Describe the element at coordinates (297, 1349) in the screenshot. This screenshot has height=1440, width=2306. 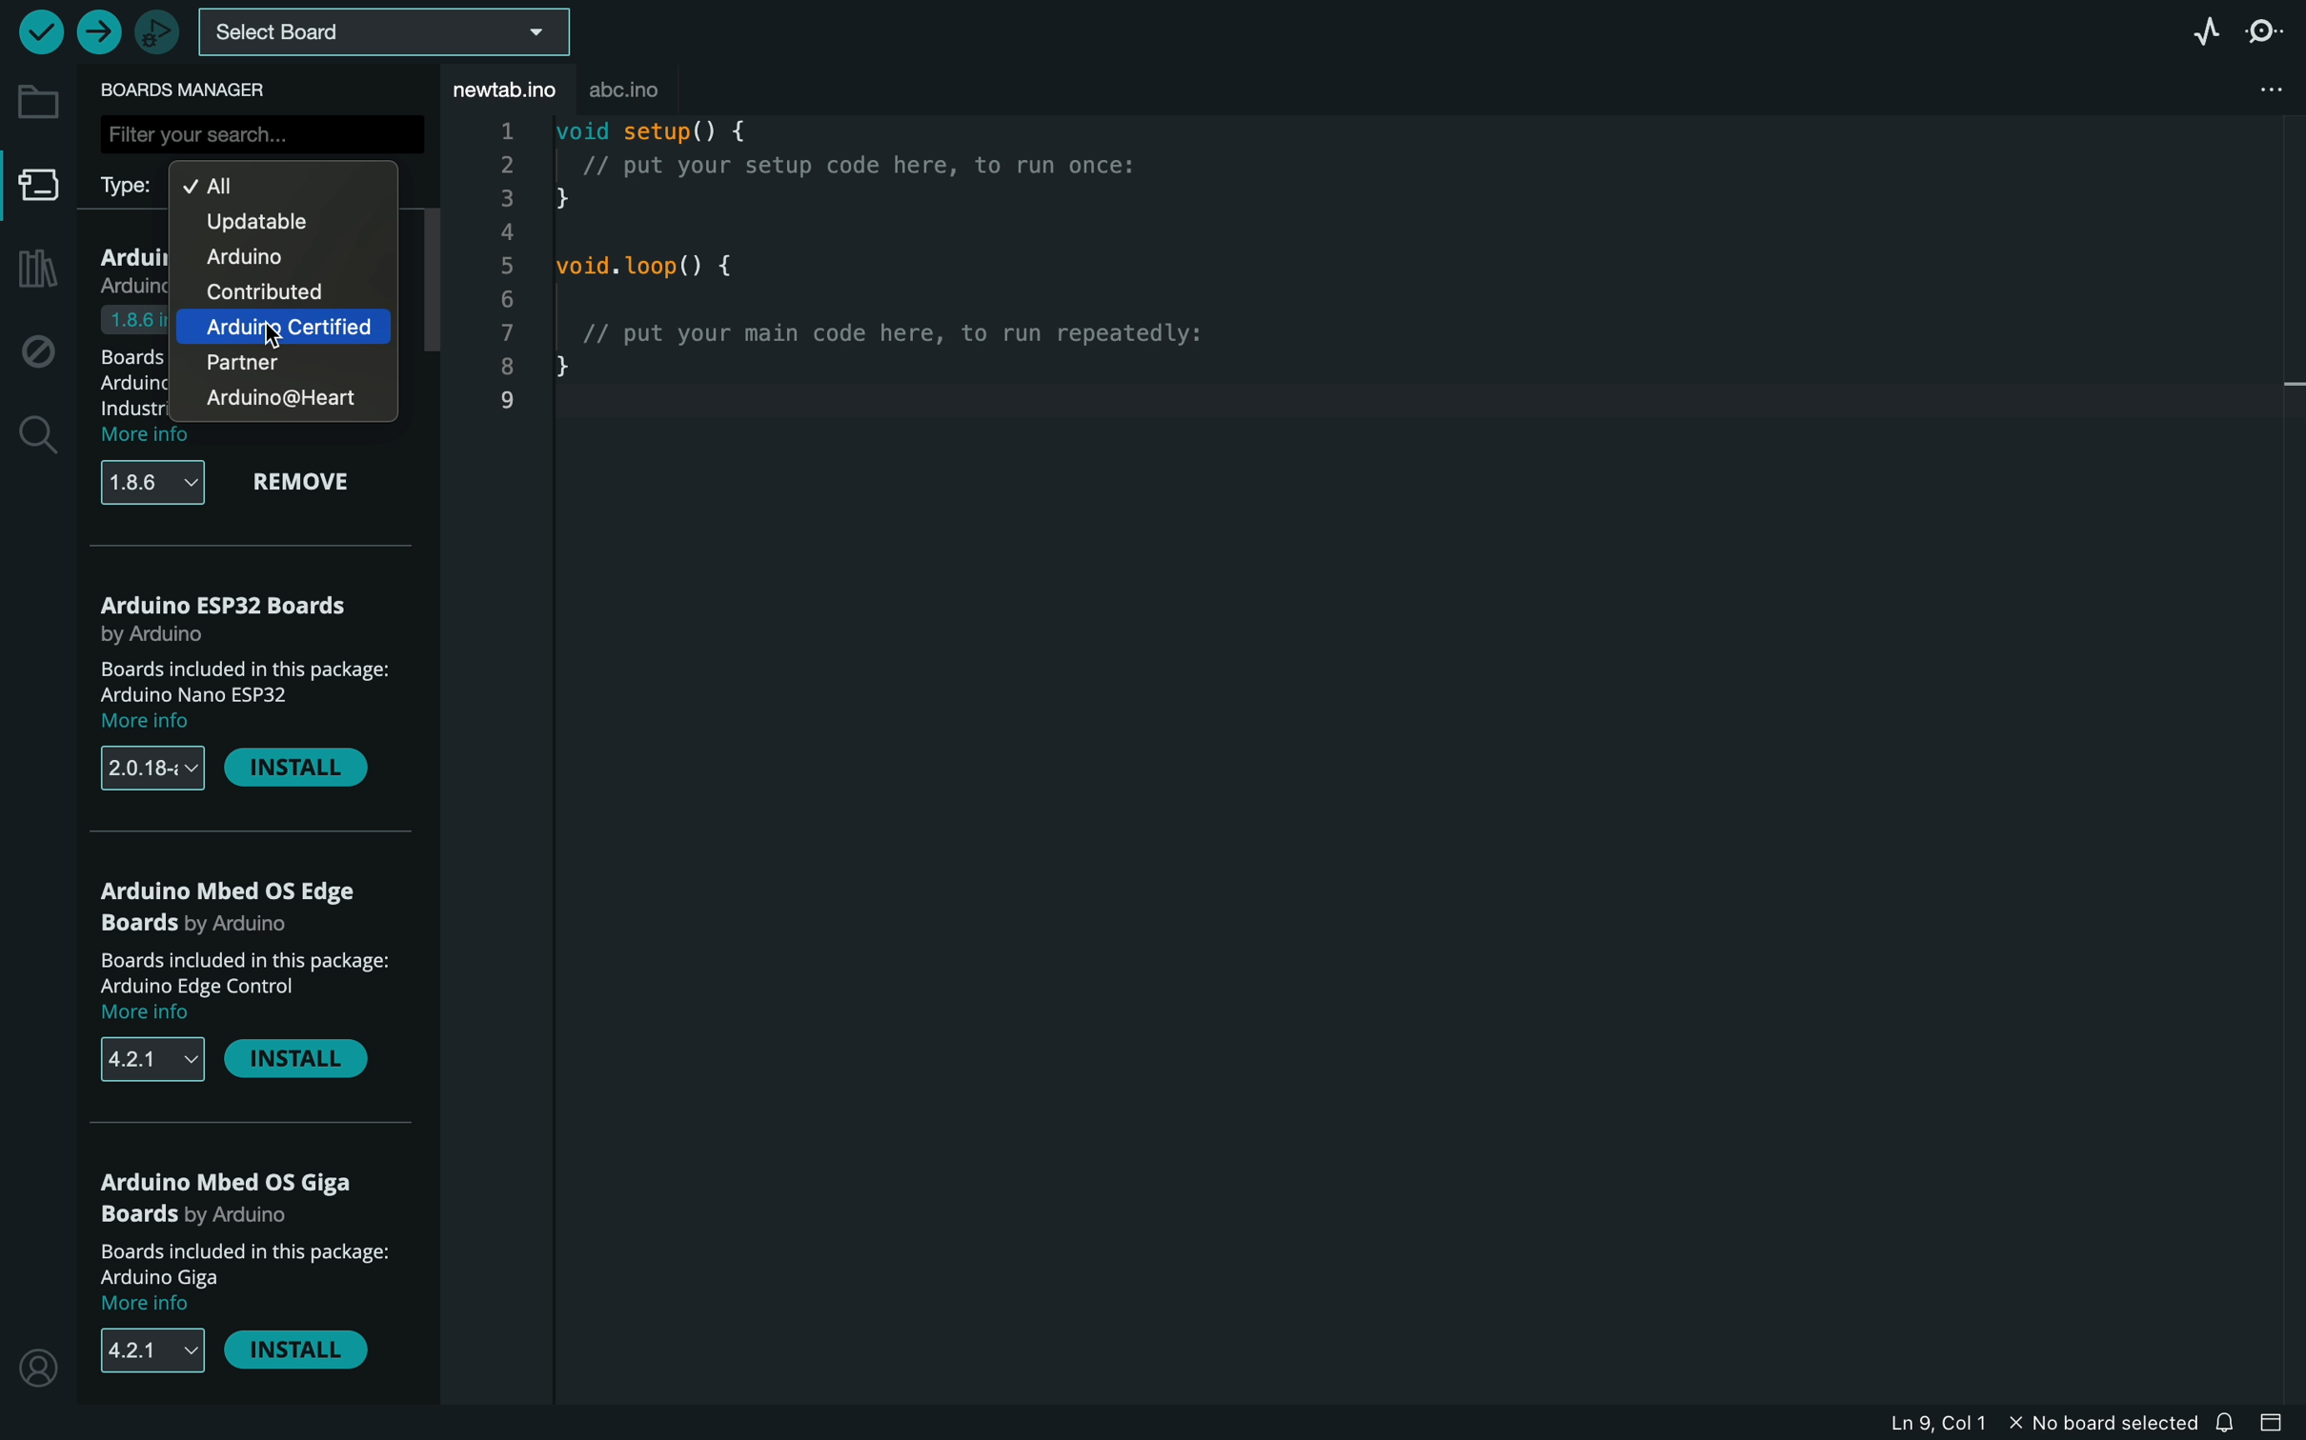
I see `install` at that location.